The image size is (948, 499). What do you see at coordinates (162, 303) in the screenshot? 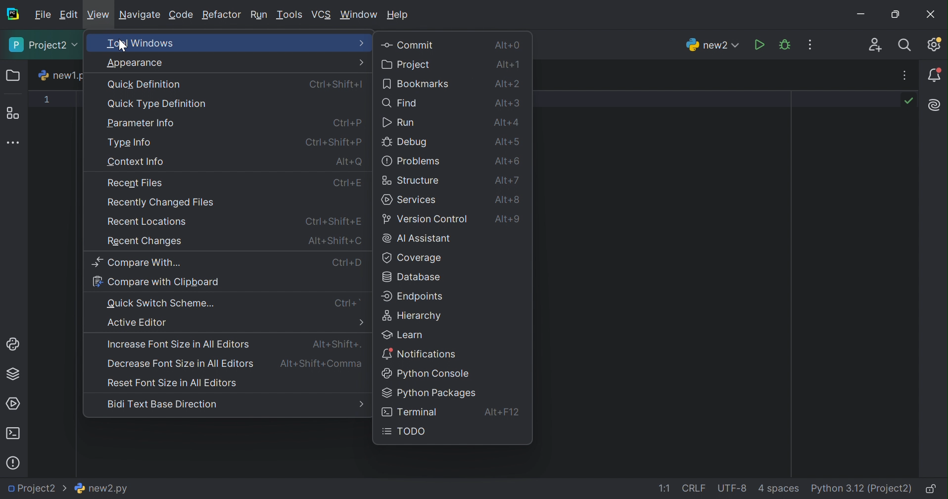
I see `Quick Switch Scheme...` at bounding box center [162, 303].